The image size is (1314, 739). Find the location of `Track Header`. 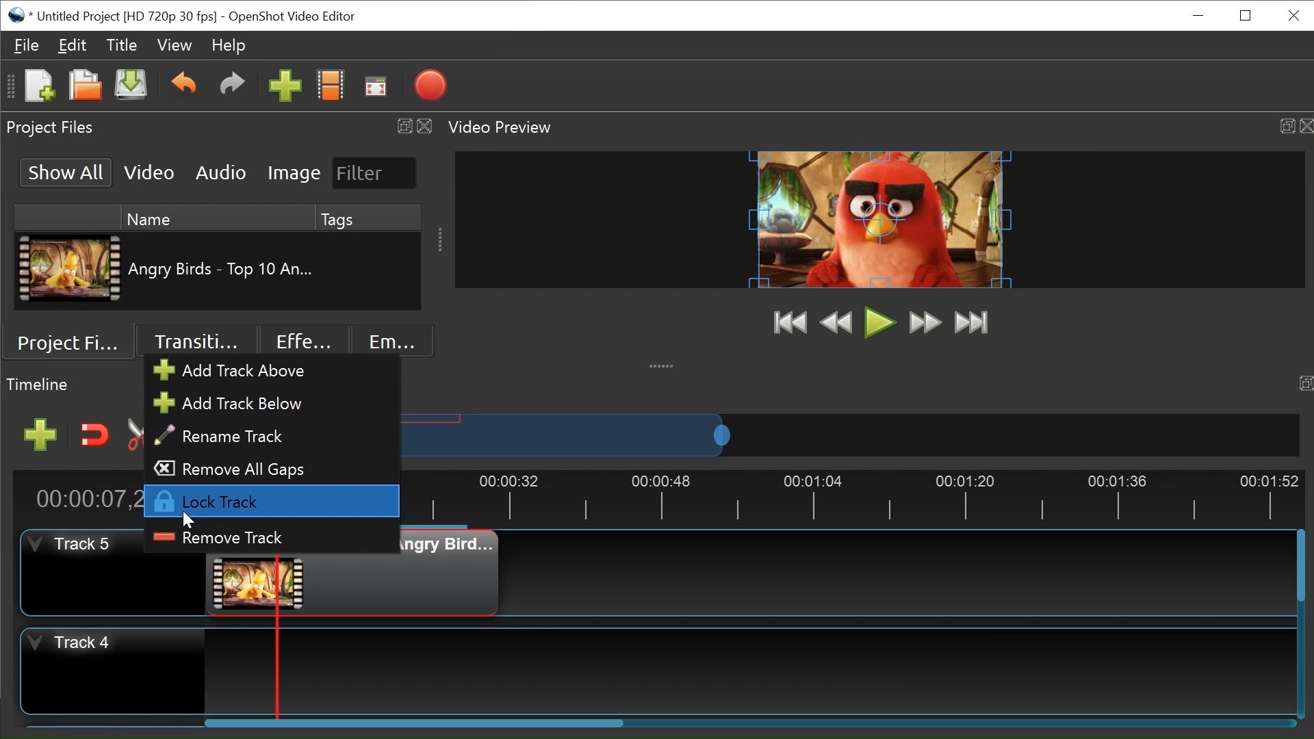

Track Header is located at coordinates (81, 569).